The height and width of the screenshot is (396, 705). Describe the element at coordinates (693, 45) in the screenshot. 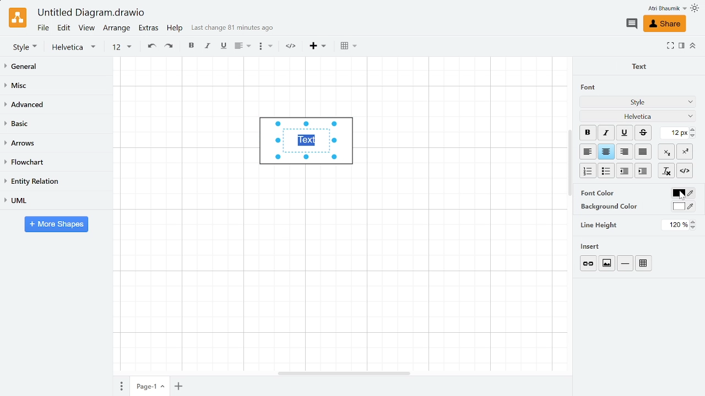

I see `collapse` at that location.